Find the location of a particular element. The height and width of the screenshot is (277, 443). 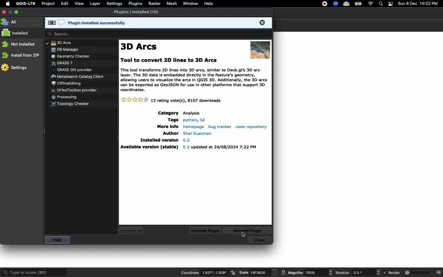

Magnifier is located at coordinates (295, 273).